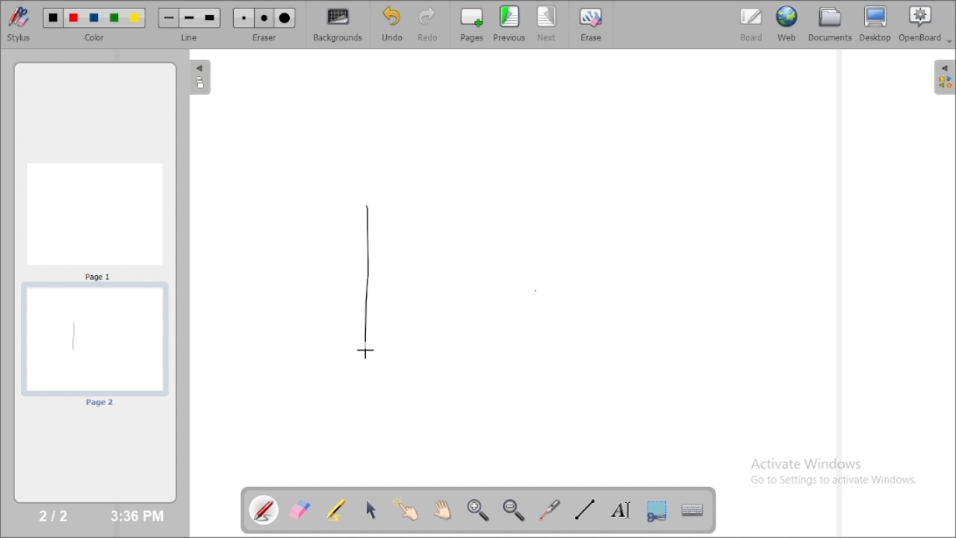 The height and width of the screenshot is (538, 956). I want to click on desktop, so click(876, 24).